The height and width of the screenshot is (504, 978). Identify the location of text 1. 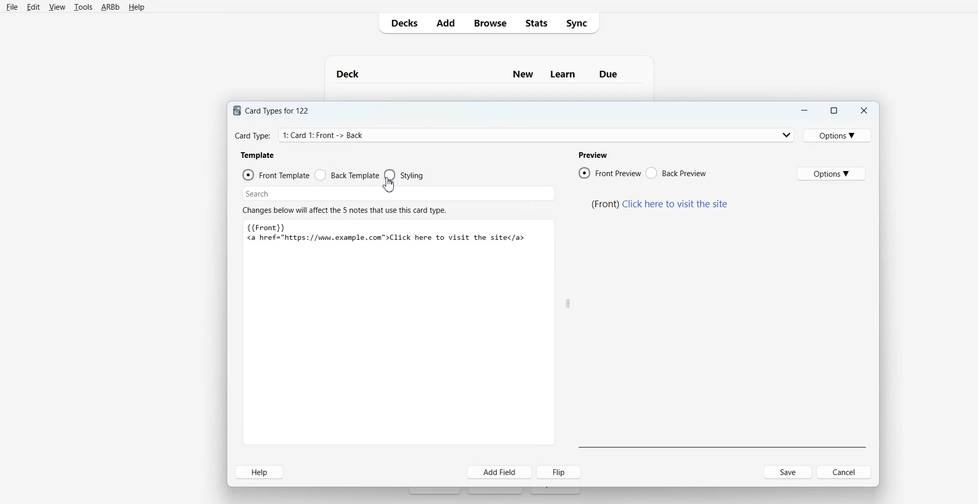
(274, 111).